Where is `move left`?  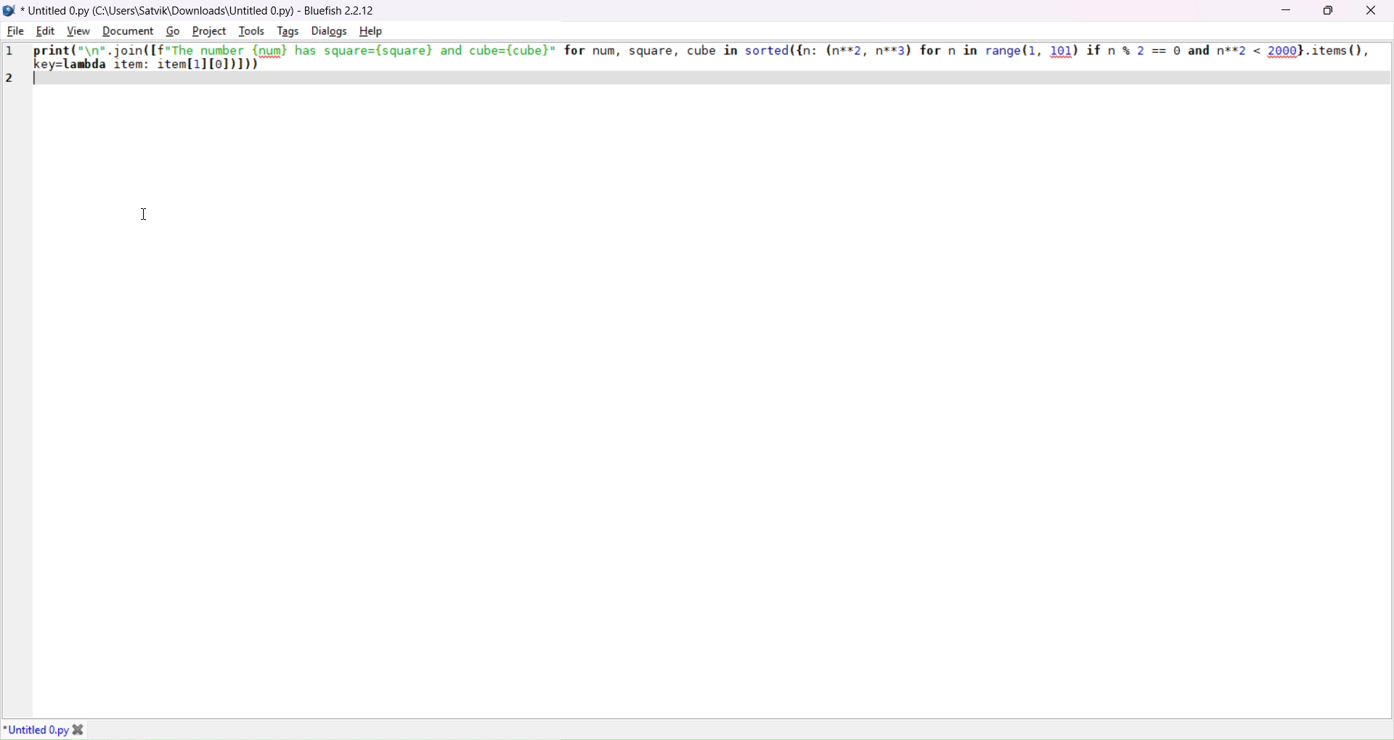 move left is located at coordinates (15, 712).